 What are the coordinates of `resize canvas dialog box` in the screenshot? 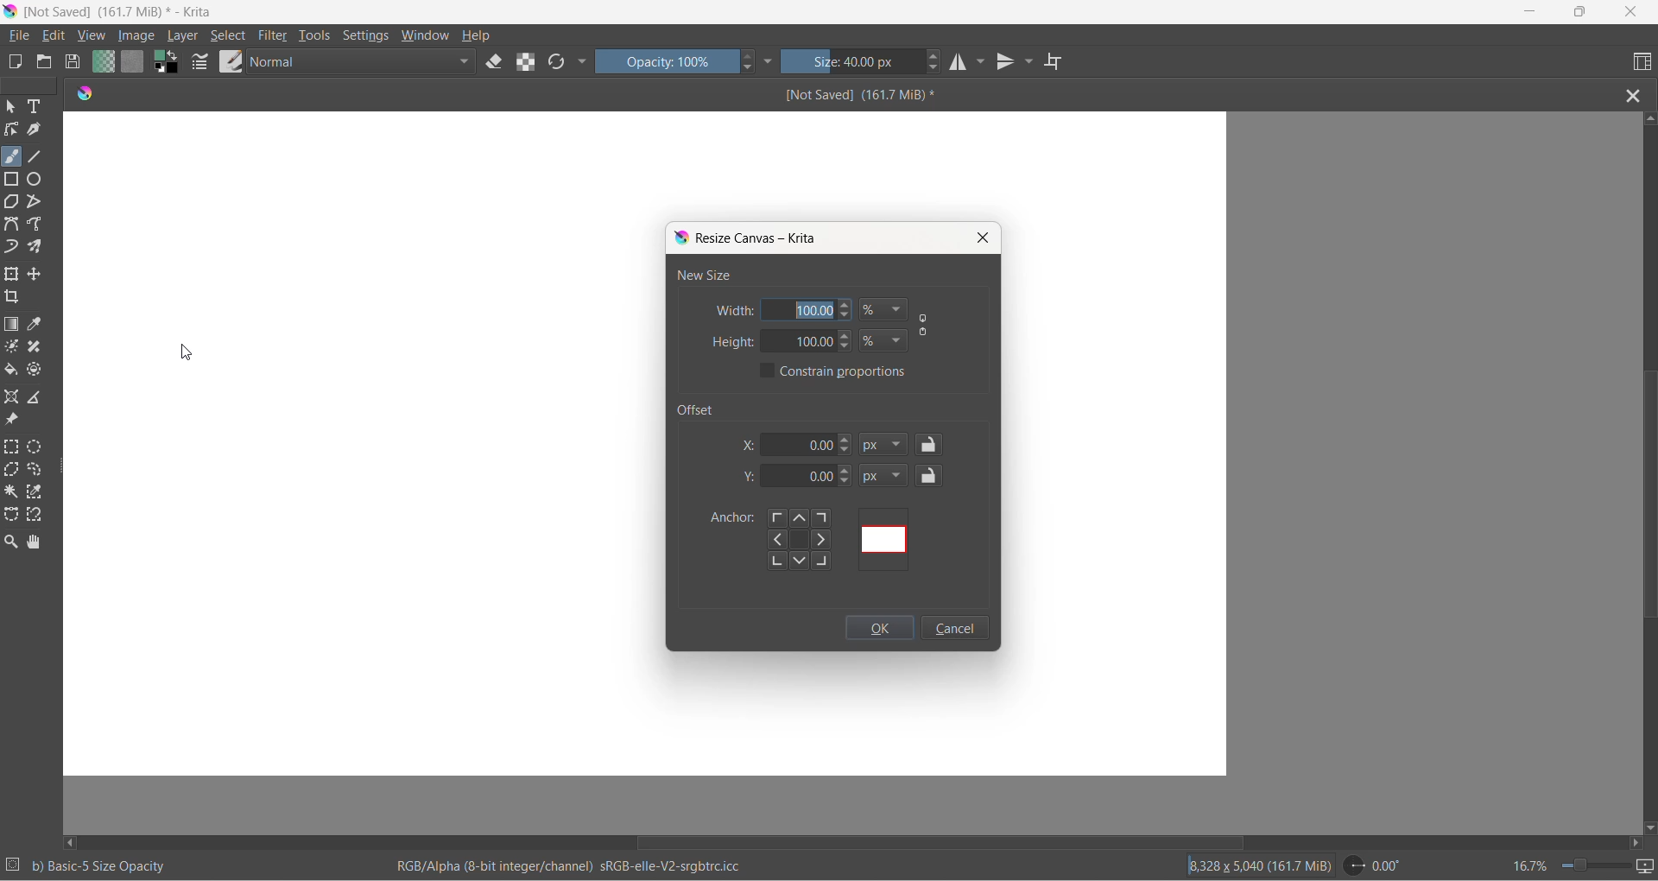 It's located at (750, 238).